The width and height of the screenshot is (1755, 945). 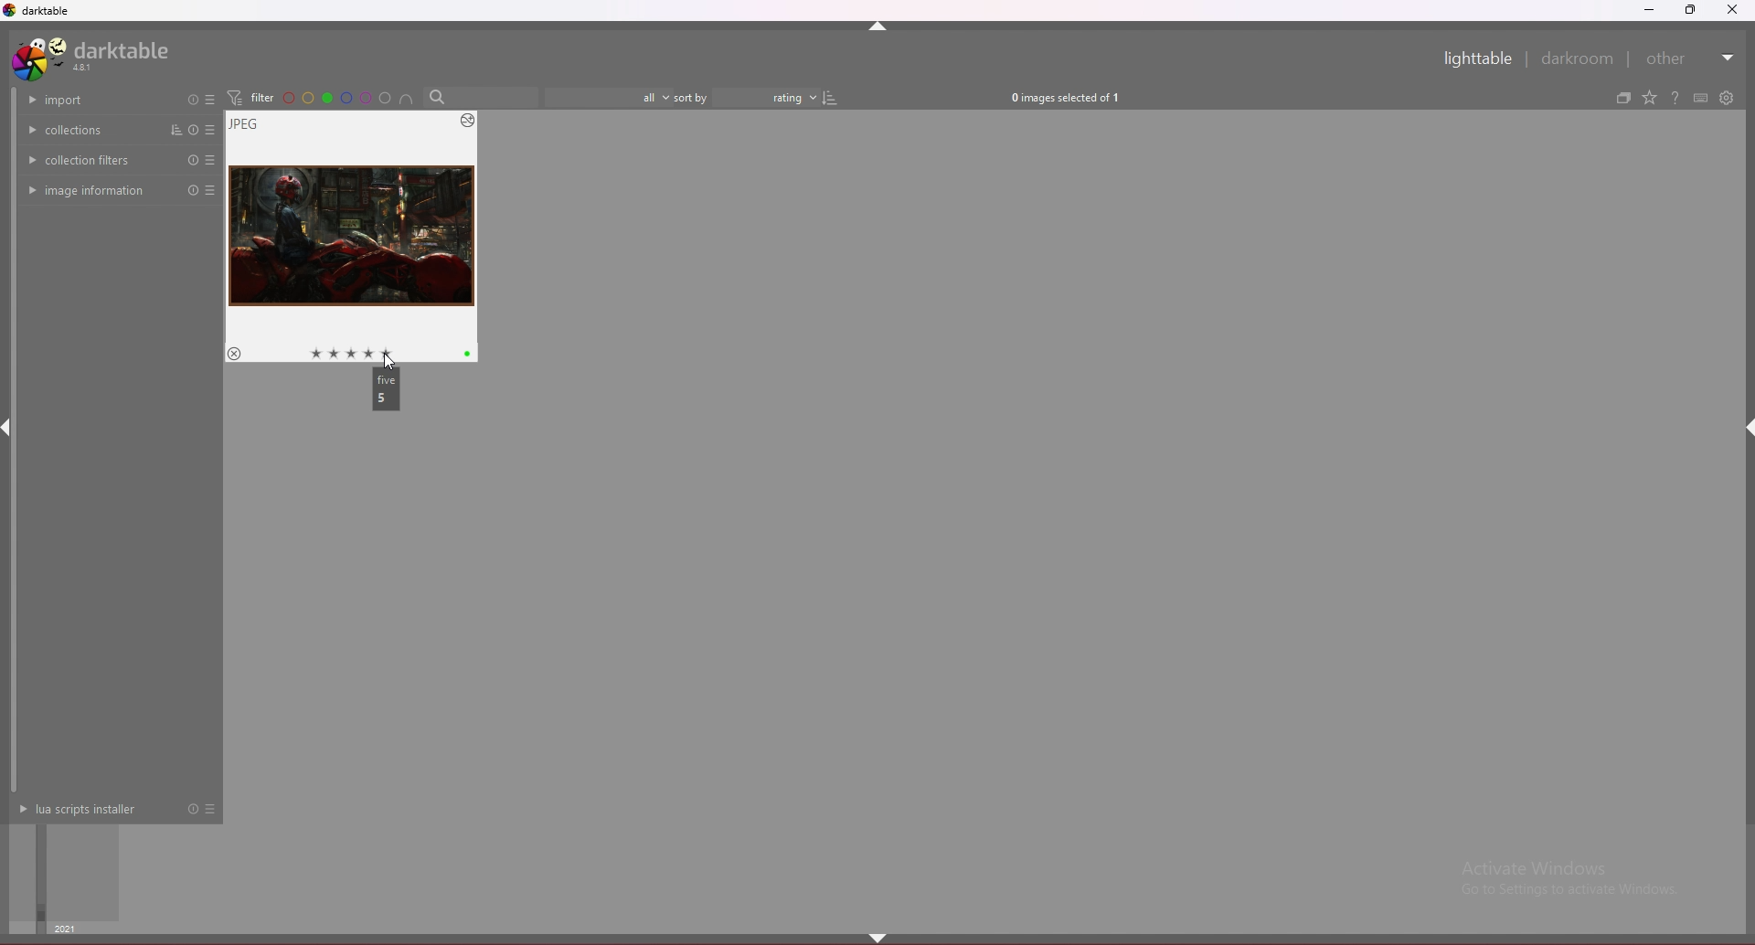 I want to click on import, so click(x=99, y=100).